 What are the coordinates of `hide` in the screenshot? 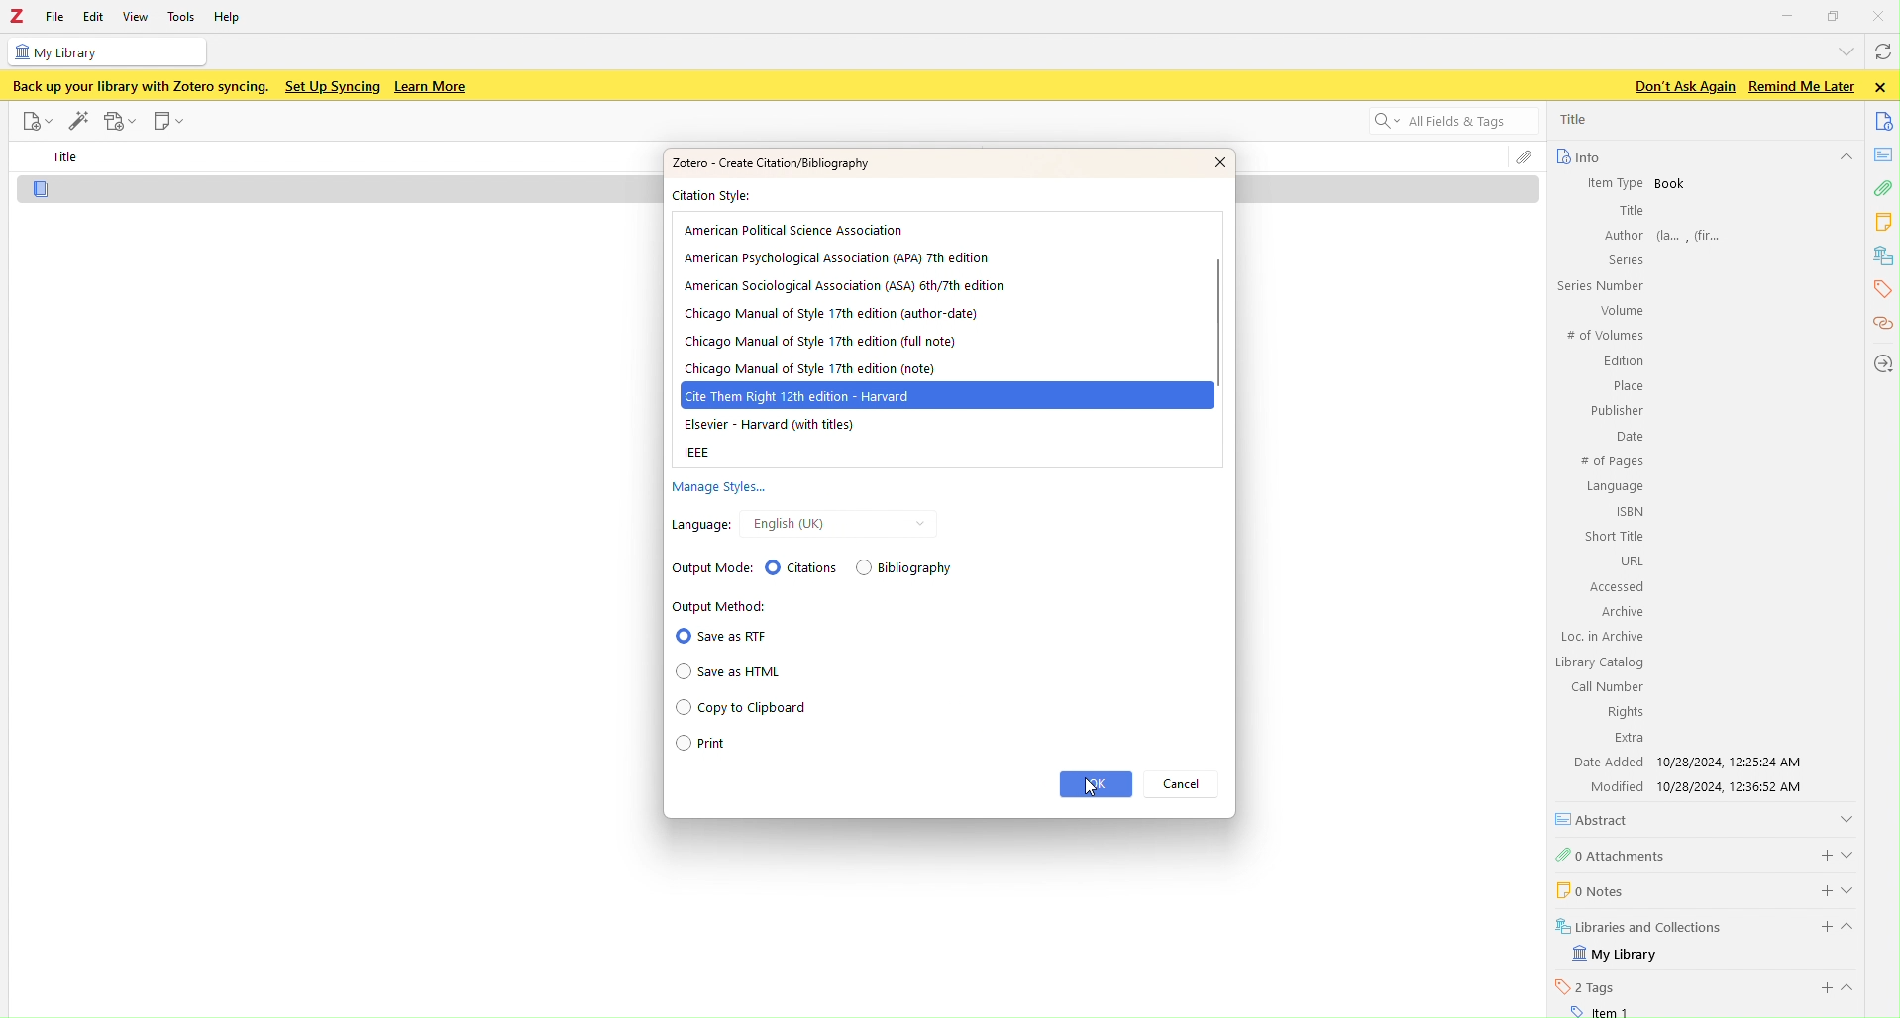 It's located at (1845, 158).